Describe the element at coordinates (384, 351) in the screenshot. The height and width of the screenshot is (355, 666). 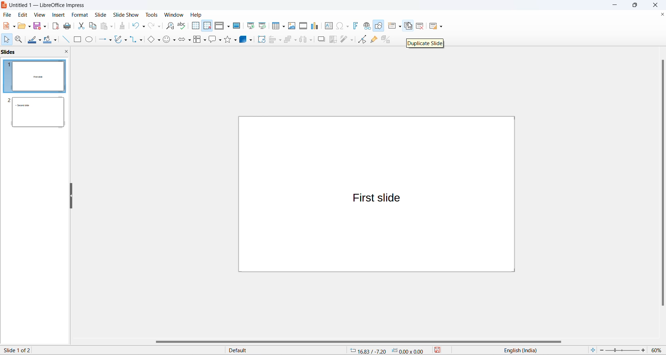
I see `cursor and selection placement` at that location.